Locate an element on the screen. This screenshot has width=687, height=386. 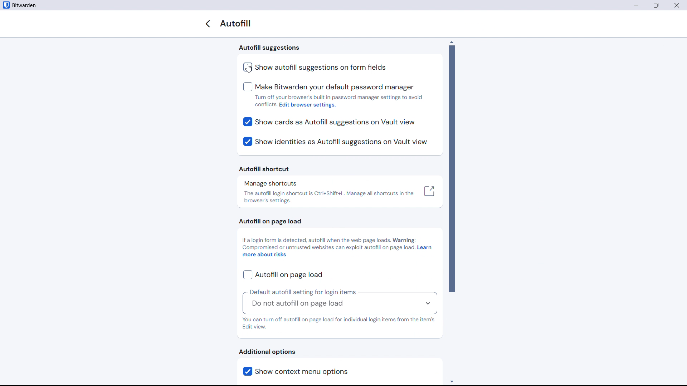
Turn off your browser's built in password manager settings to avoid is located at coordinates (340, 97).